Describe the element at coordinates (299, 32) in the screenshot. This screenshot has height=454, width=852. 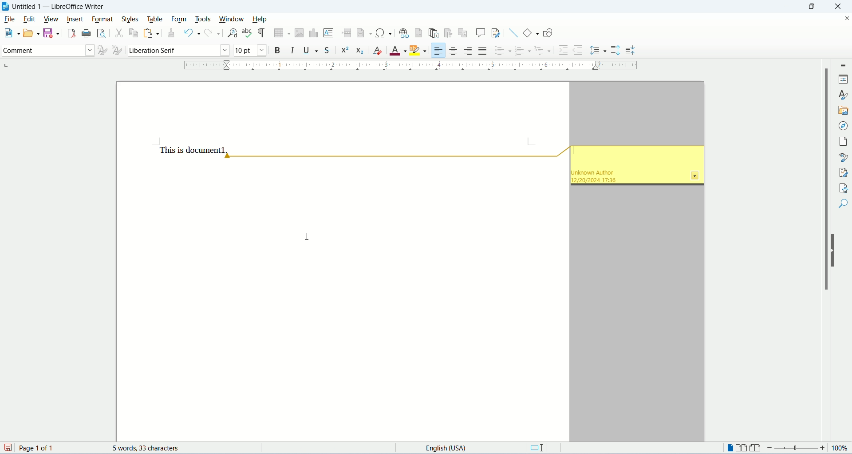
I see `insert image` at that location.